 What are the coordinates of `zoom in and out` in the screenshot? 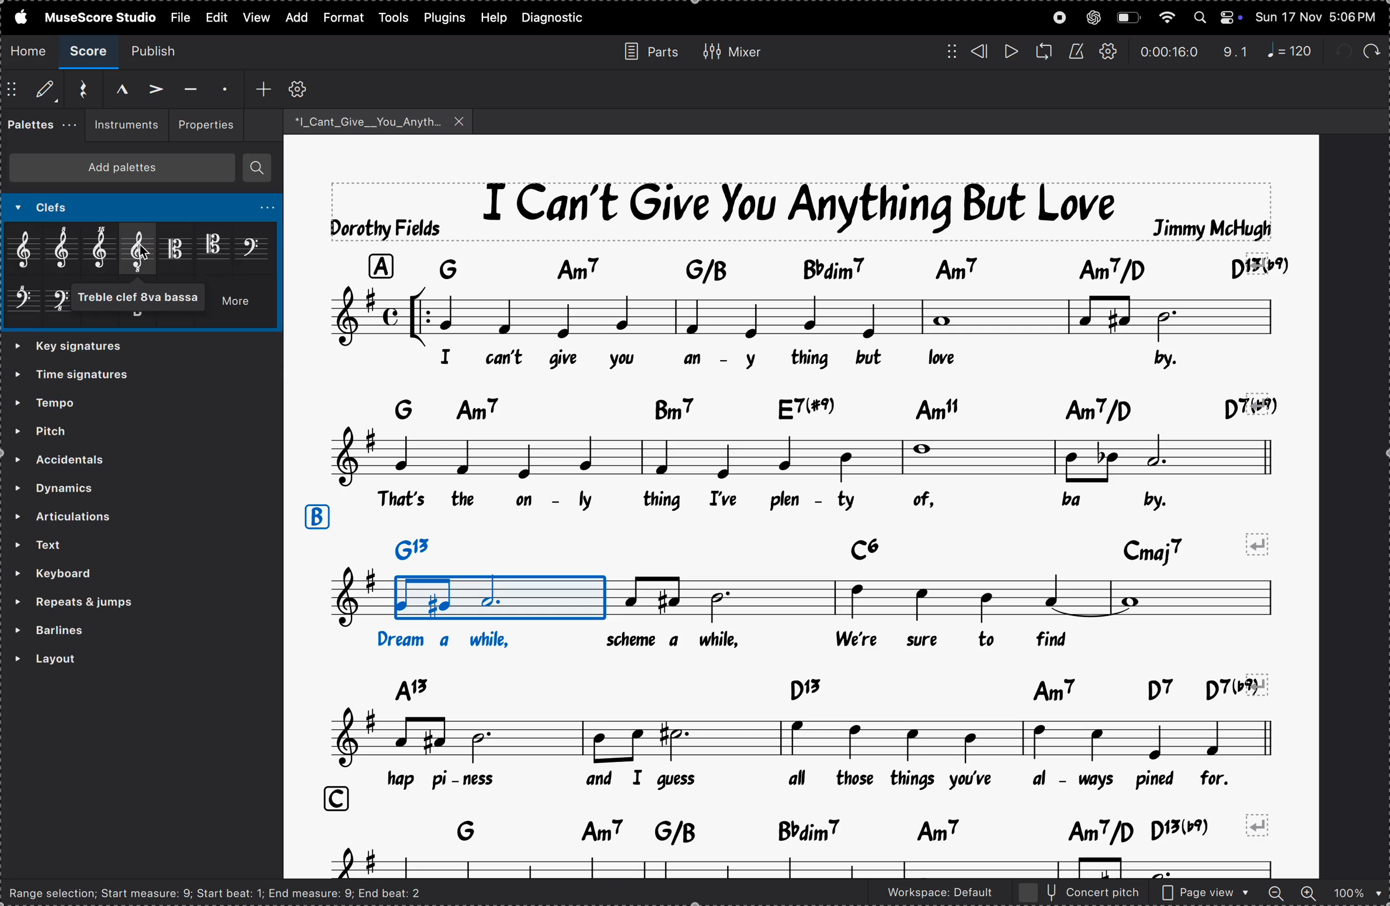 It's located at (1324, 894).